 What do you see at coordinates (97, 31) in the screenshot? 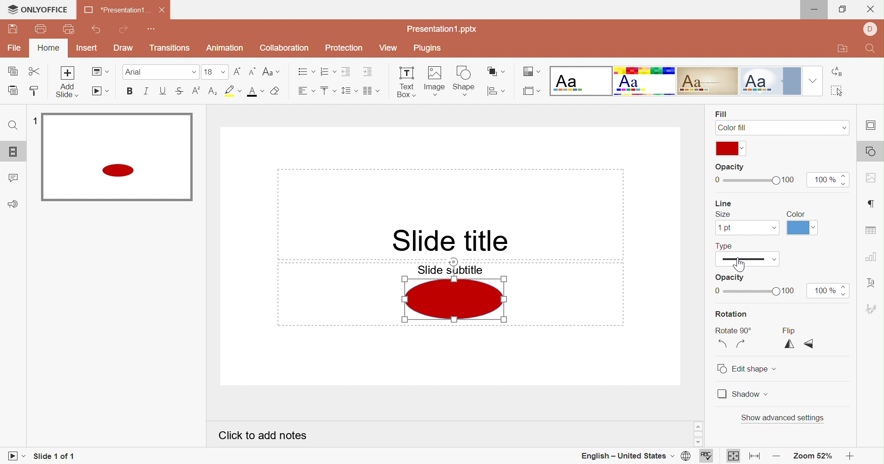
I see `Undo` at bounding box center [97, 31].